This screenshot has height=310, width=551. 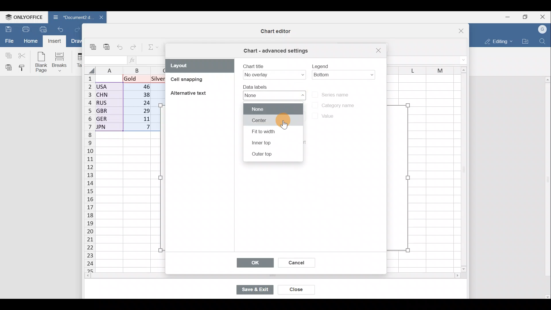 I want to click on Home, so click(x=30, y=41).